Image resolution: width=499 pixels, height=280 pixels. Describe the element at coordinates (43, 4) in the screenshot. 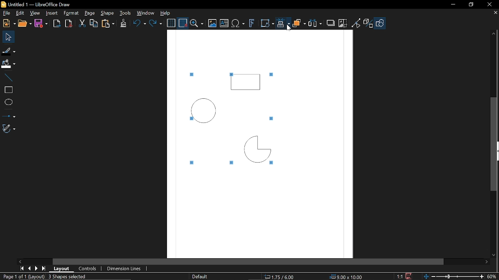

I see `B Untitled 1 — LibreOffice Draw` at that location.